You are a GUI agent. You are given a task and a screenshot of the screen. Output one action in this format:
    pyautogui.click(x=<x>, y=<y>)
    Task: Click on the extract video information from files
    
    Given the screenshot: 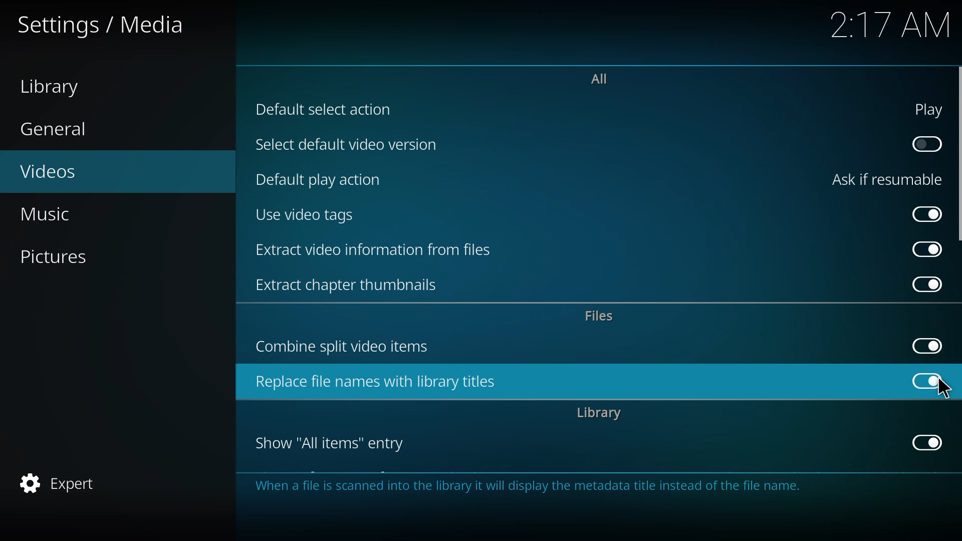 What is the action you would take?
    pyautogui.click(x=377, y=251)
    